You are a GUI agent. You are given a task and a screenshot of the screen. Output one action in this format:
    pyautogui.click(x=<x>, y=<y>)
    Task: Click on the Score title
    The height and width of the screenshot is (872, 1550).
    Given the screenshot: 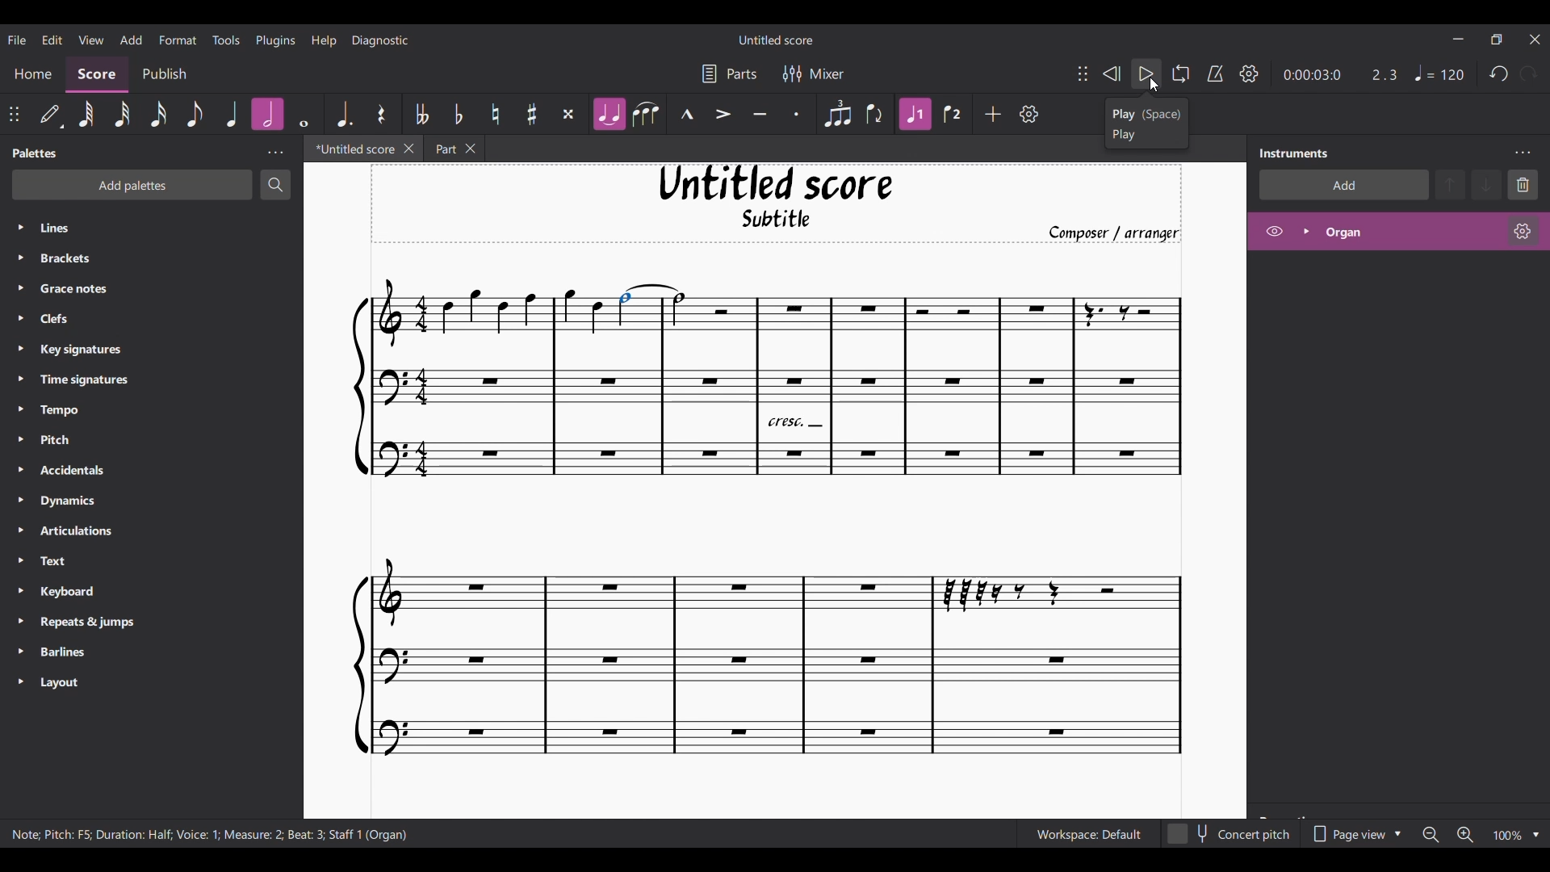 What is the action you would take?
    pyautogui.click(x=776, y=40)
    